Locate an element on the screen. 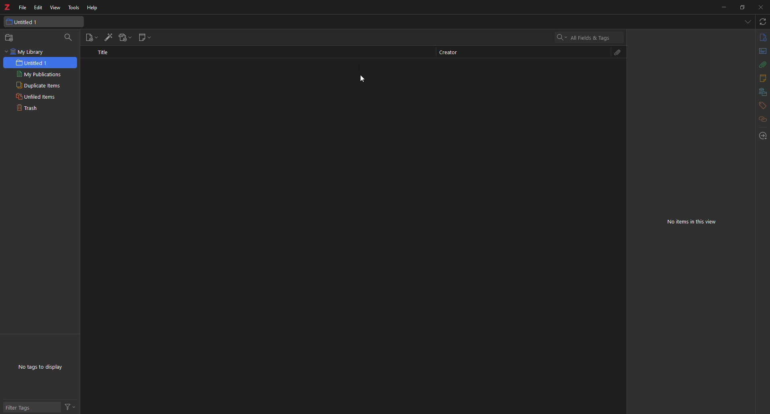 Image resolution: width=770 pixels, height=414 pixels. no tags is located at coordinates (44, 366).